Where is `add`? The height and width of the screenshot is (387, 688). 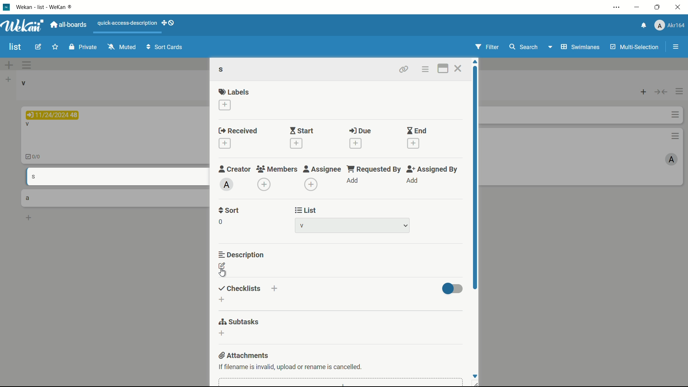 add is located at coordinates (413, 181).